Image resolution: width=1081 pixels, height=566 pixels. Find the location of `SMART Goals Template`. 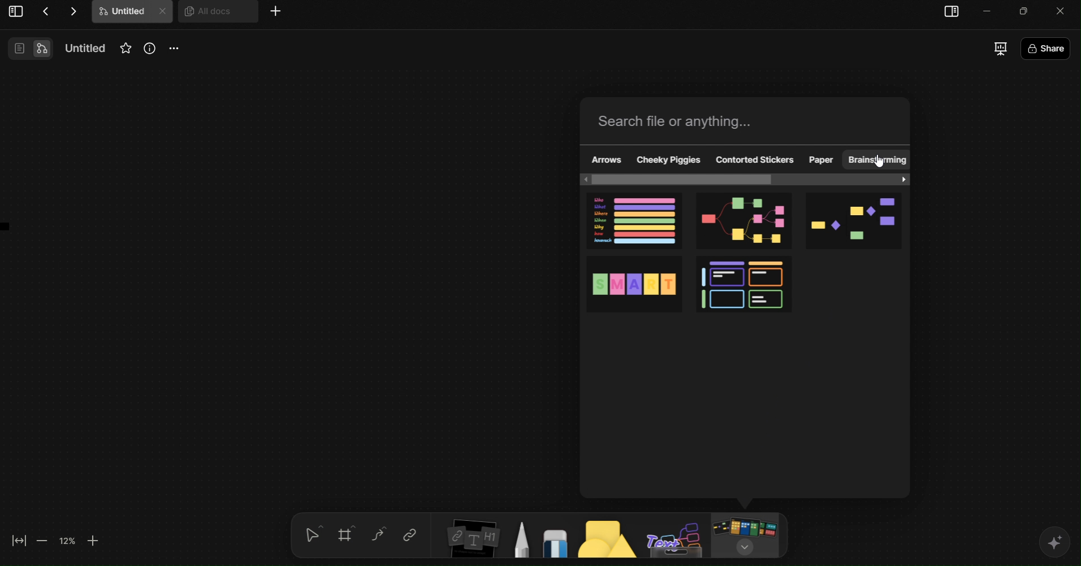

SMART Goals Template is located at coordinates (634, 286).